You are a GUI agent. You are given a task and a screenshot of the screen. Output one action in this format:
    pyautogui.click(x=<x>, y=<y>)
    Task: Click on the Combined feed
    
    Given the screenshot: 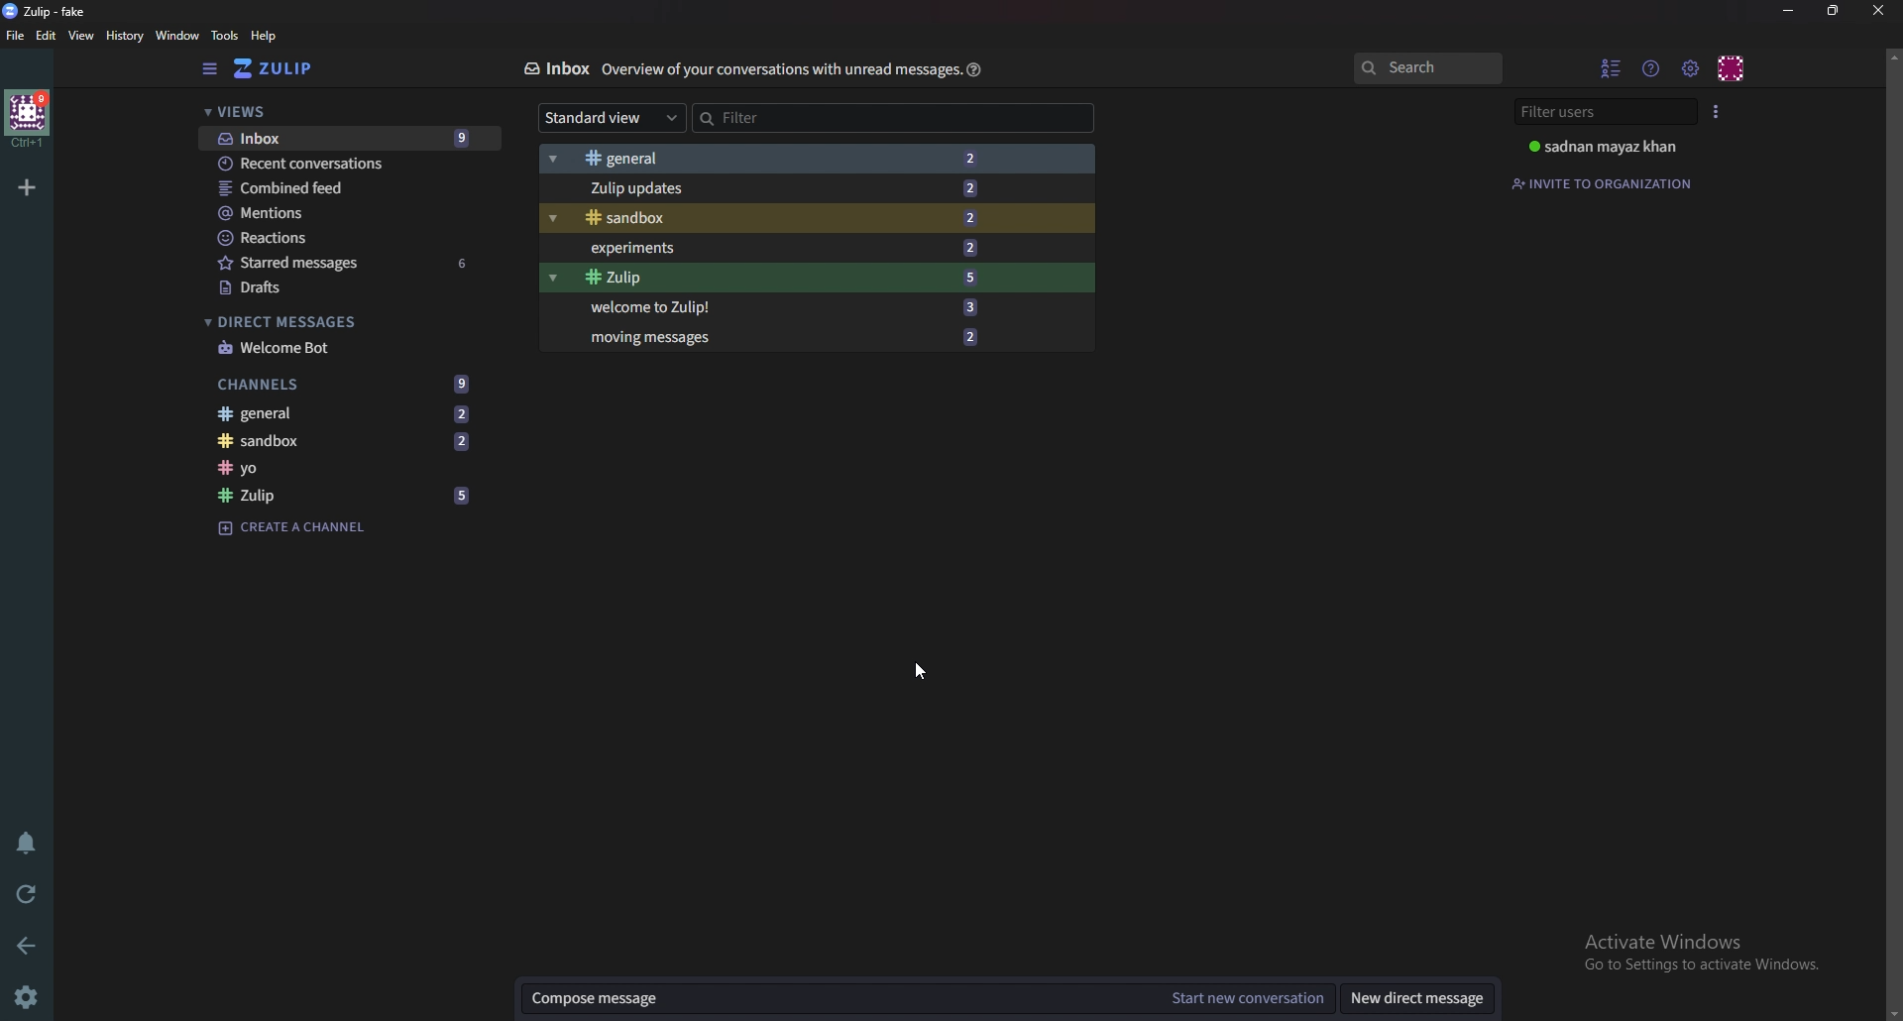 What is the action you would take?
    pyautogui.click(x=343, y=189)
    